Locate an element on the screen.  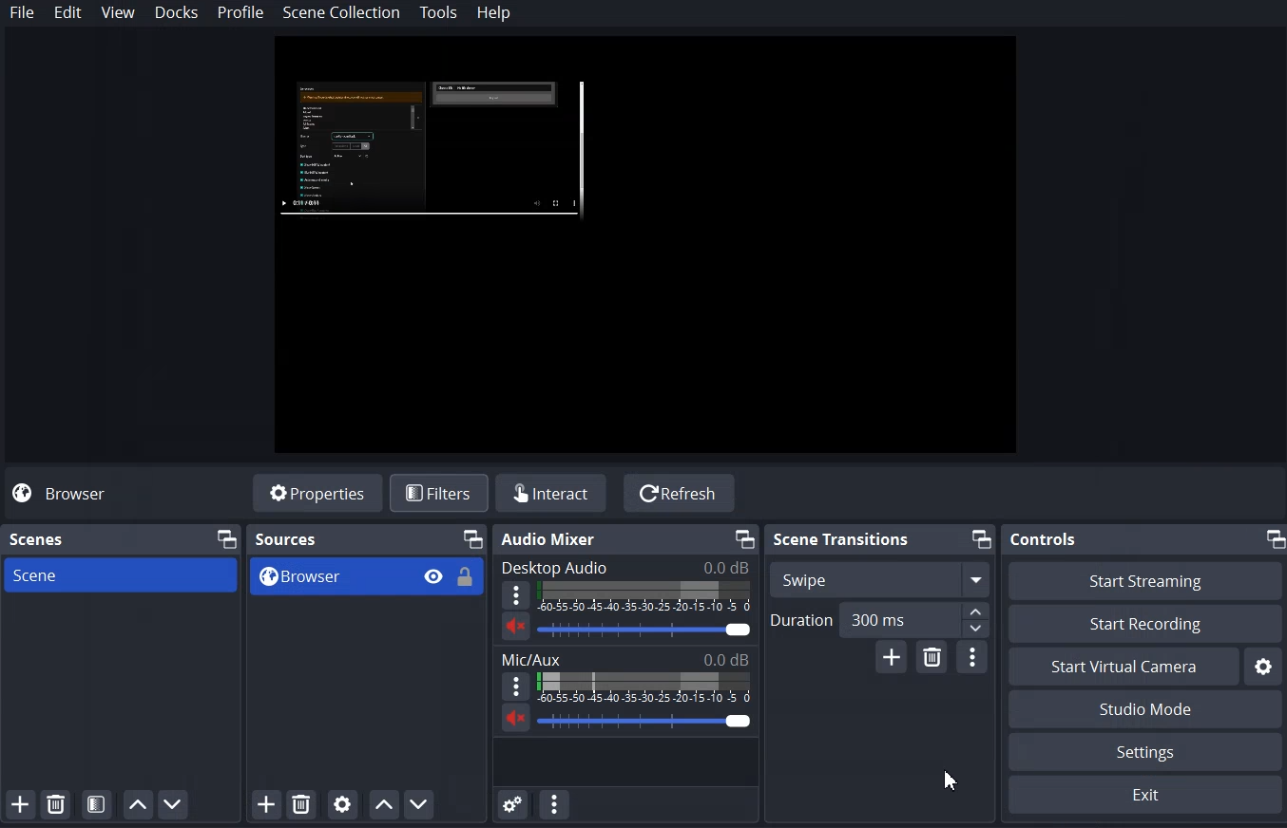
Interact is located at coordinates (548, 492).